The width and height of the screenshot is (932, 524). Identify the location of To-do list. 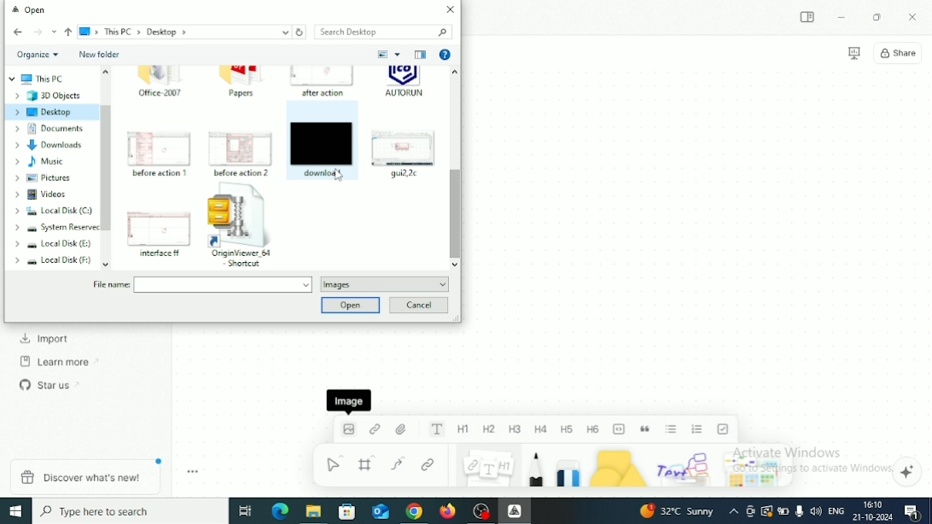
(725, 428).